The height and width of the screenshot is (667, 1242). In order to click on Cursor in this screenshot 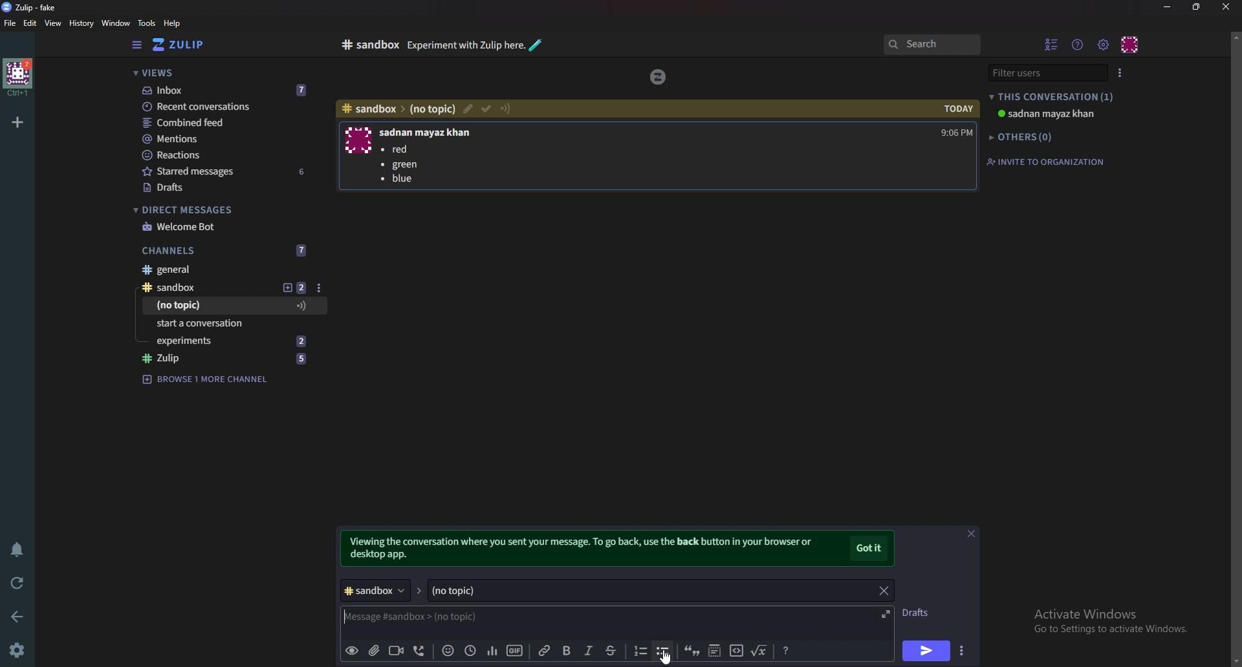, I will do `click(669, 656)`.